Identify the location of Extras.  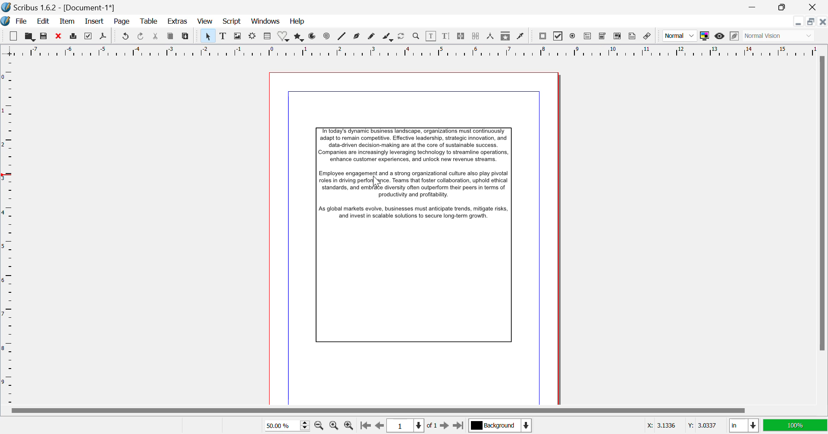
(179, 22).